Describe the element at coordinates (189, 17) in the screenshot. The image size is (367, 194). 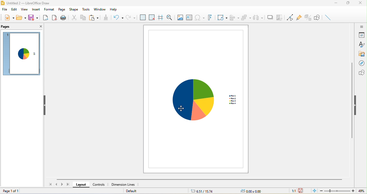
I see `textbox` at that location.